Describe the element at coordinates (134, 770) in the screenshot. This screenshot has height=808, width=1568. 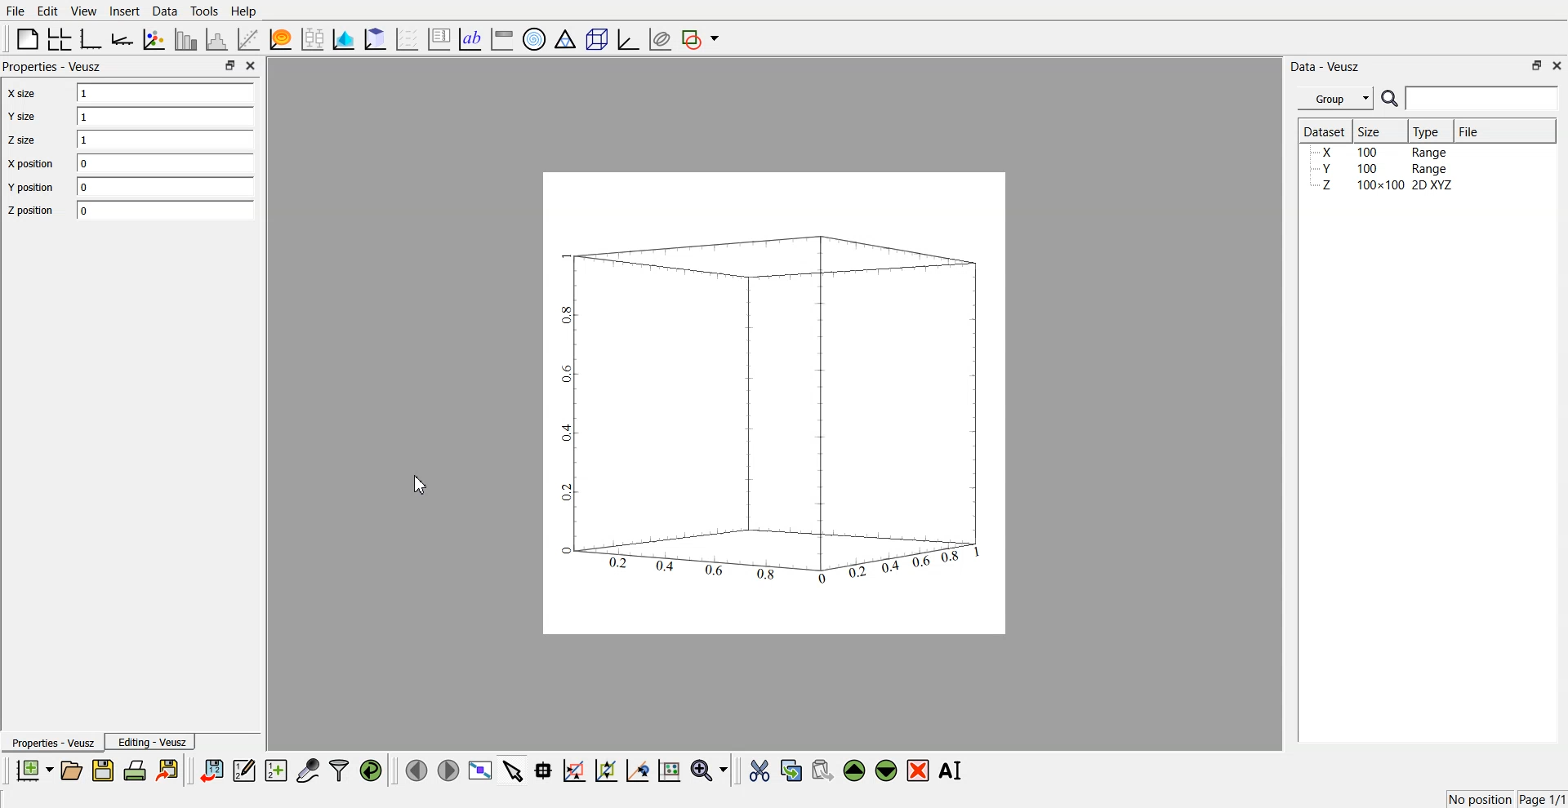
I see `Print the document` at that location.